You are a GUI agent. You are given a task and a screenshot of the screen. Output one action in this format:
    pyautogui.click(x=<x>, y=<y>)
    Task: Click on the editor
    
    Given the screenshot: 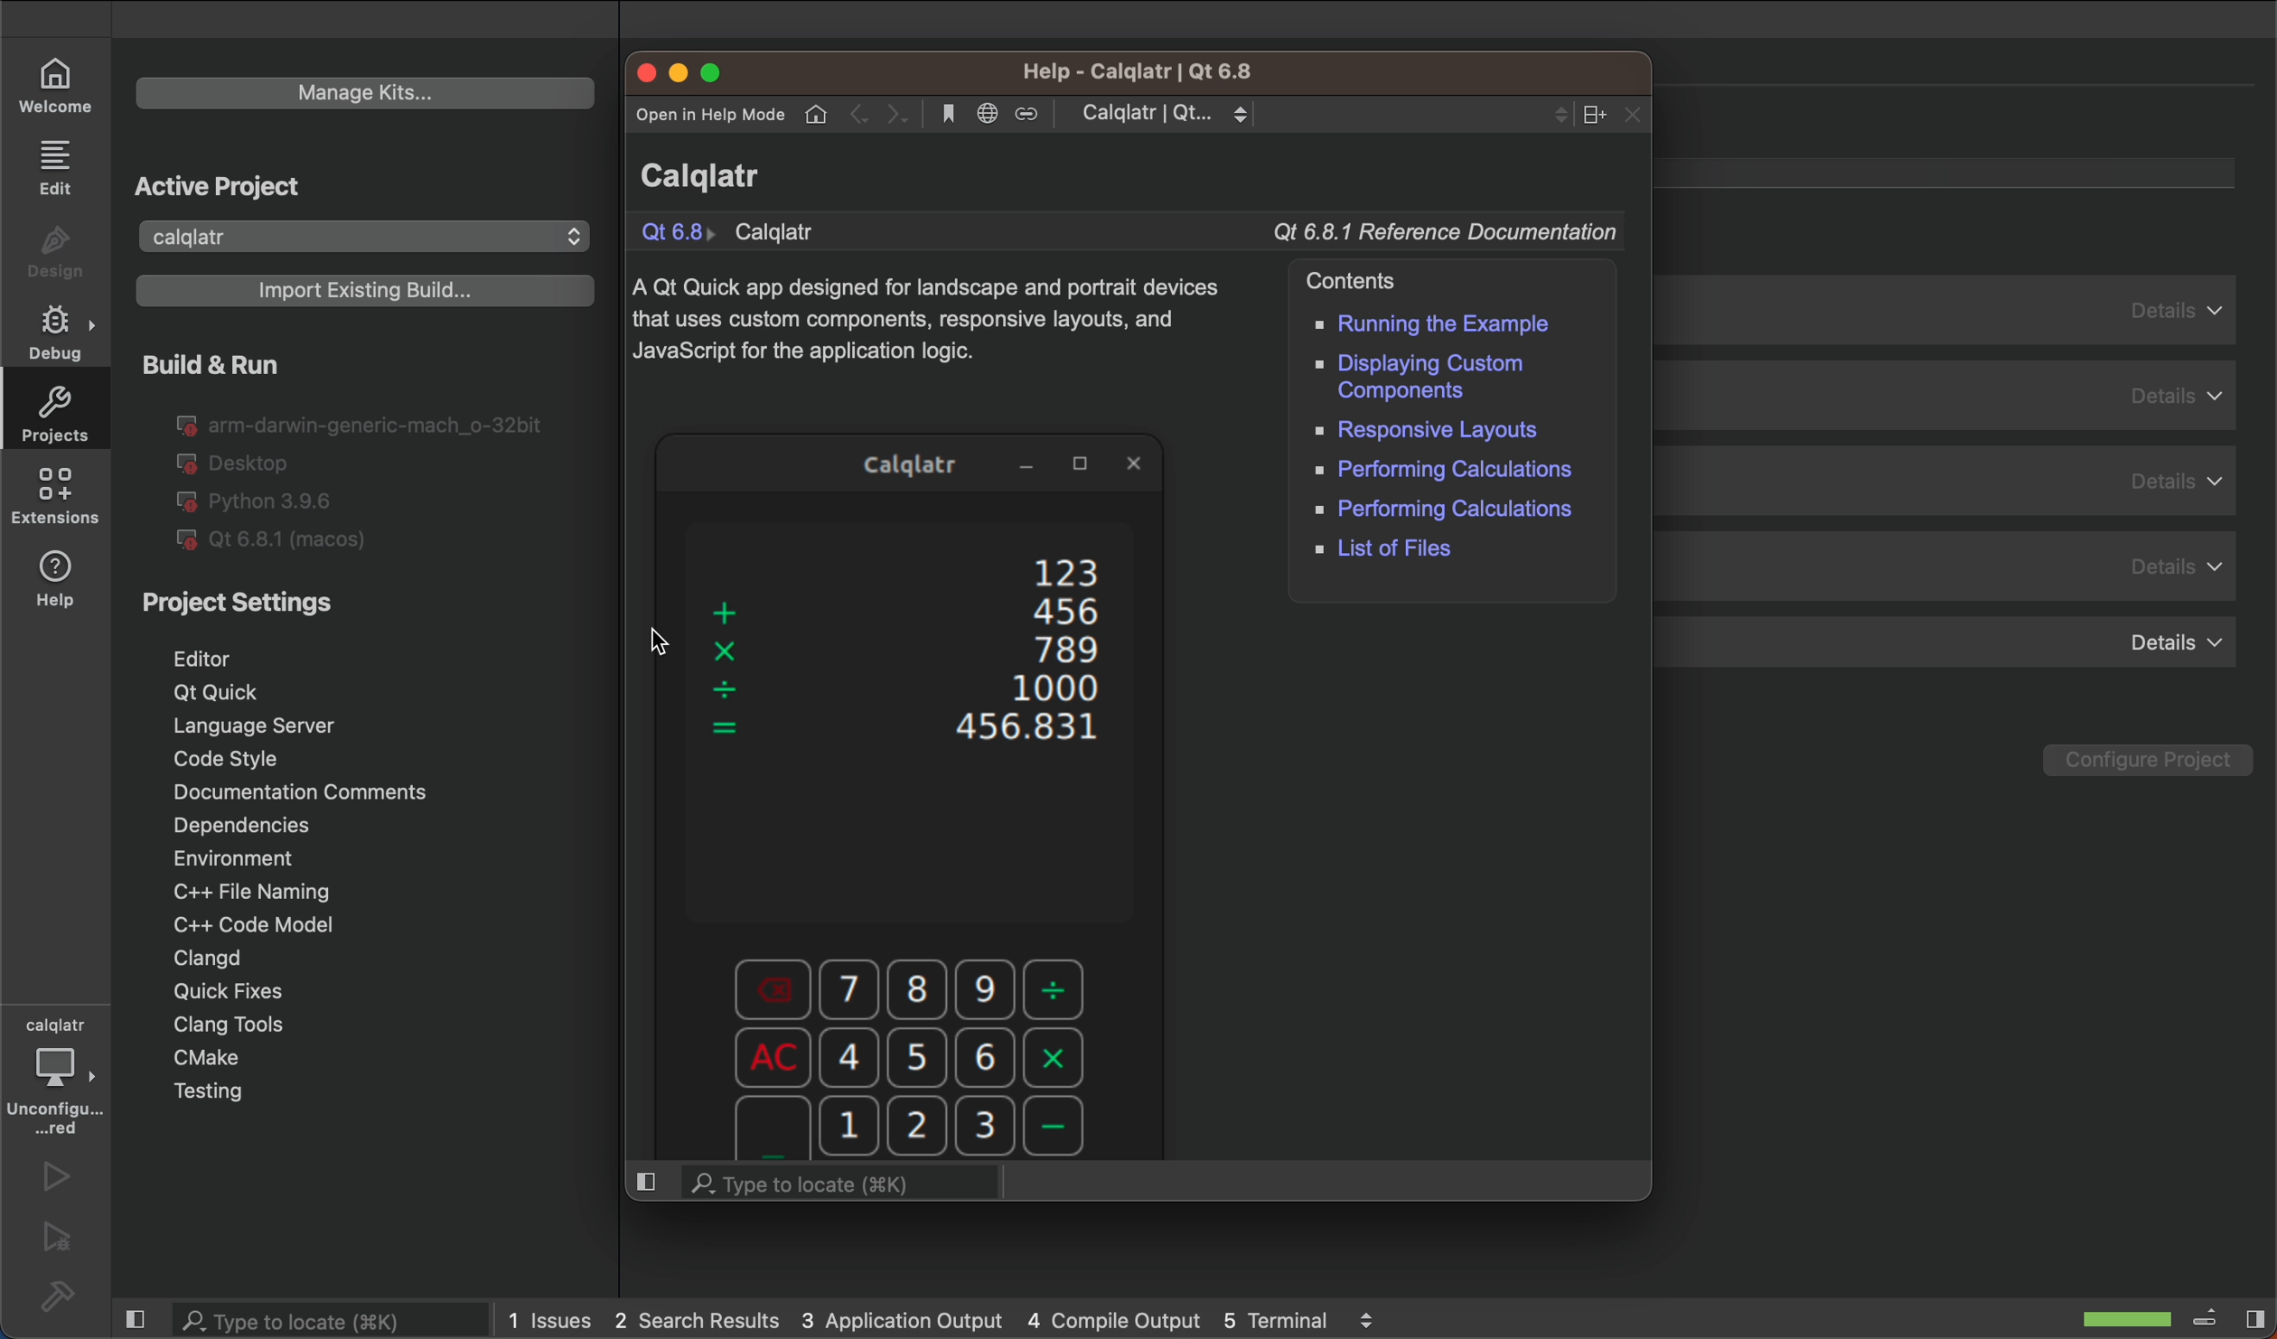 What is the action you would take?
    pyautogui.click(x=221, y=658)
    